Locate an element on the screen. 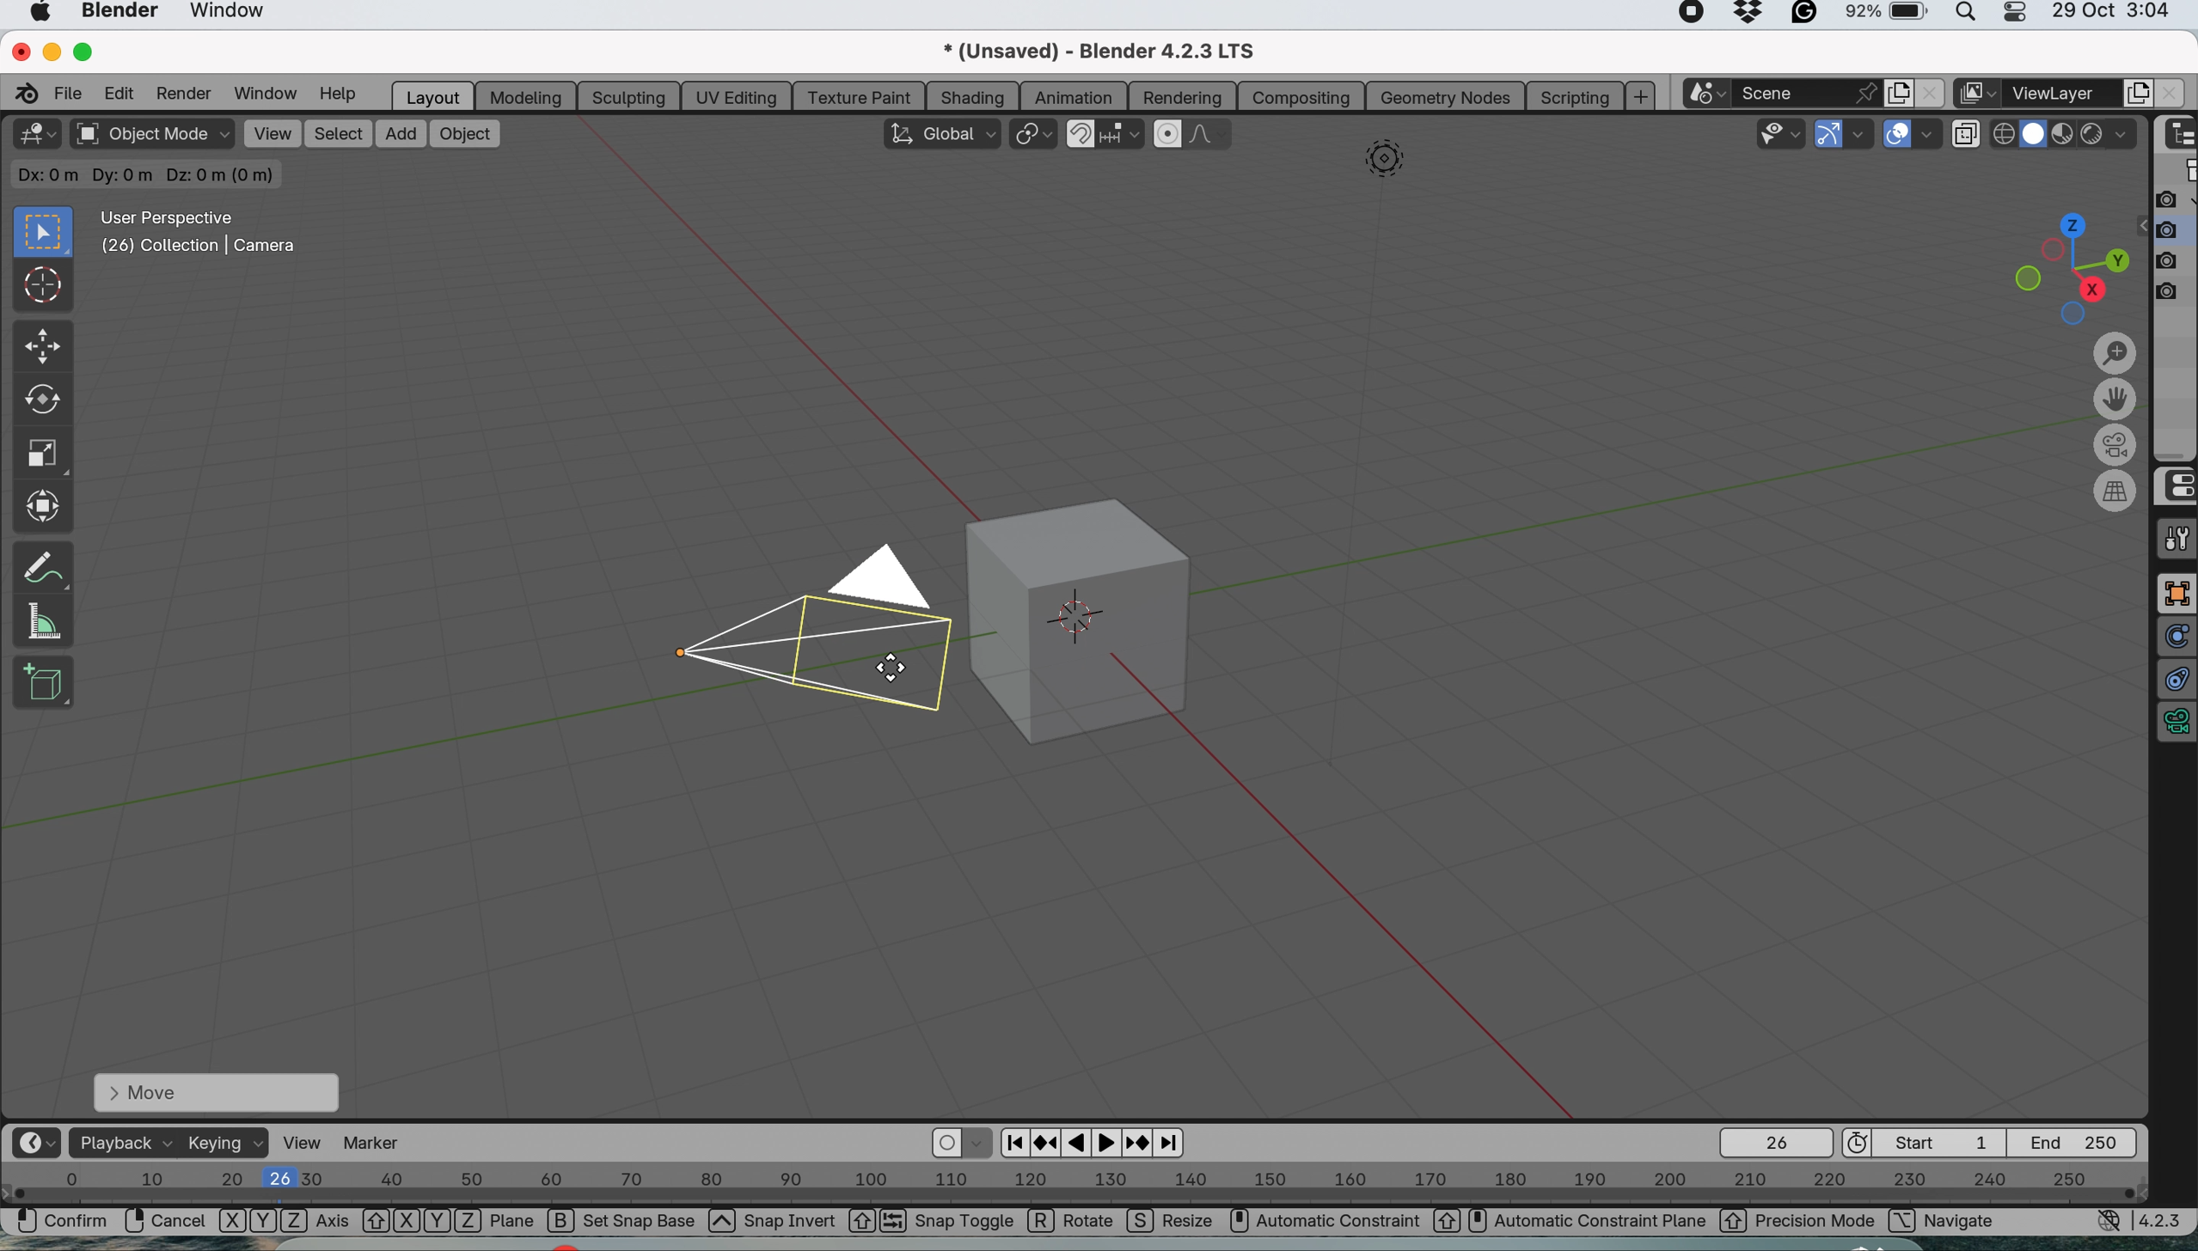  transform pivot point is located at coordinates (1032, 134).